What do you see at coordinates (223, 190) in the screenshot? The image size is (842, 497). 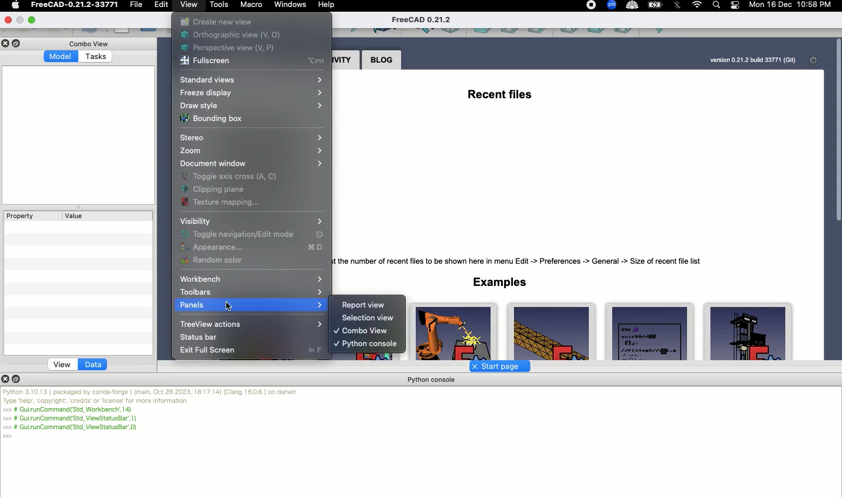 I see `Clipping pane` at bounding box center [223, 190].